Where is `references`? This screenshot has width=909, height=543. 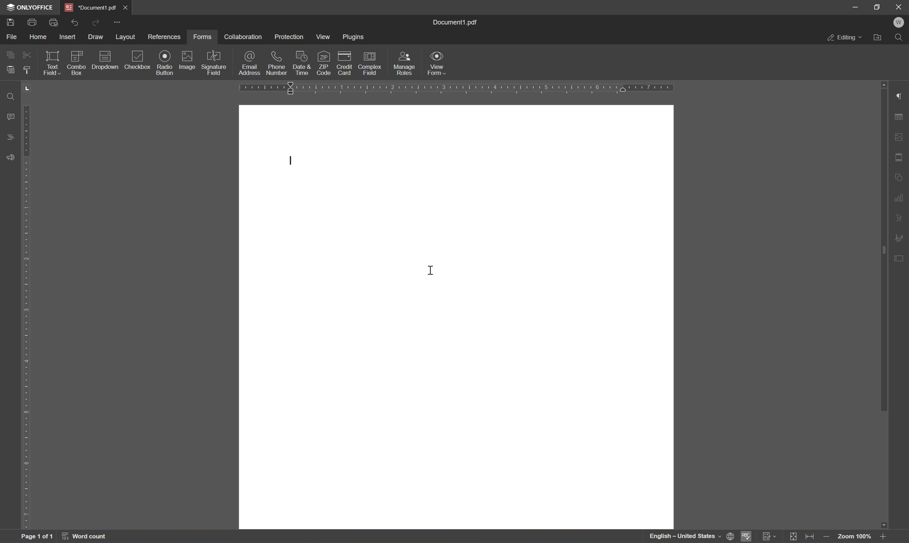
references is located at coordinates (165, 36).